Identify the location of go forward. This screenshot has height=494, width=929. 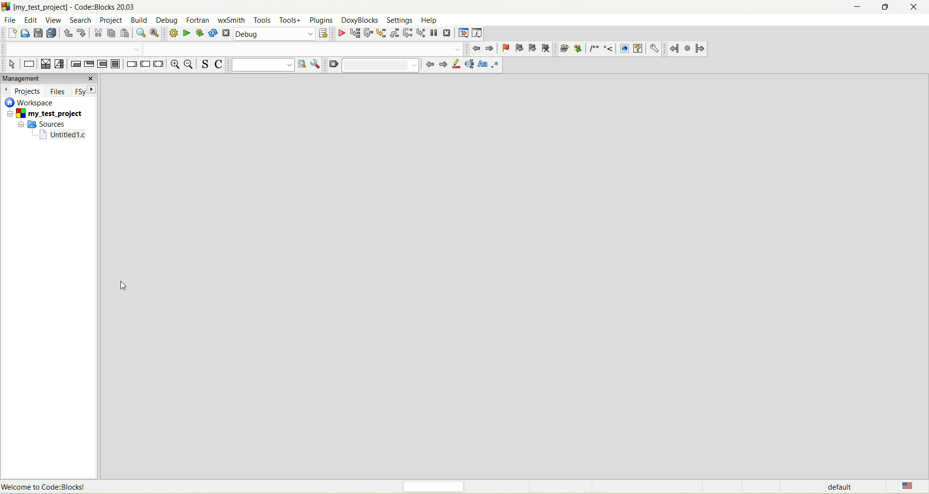
(443, 65).